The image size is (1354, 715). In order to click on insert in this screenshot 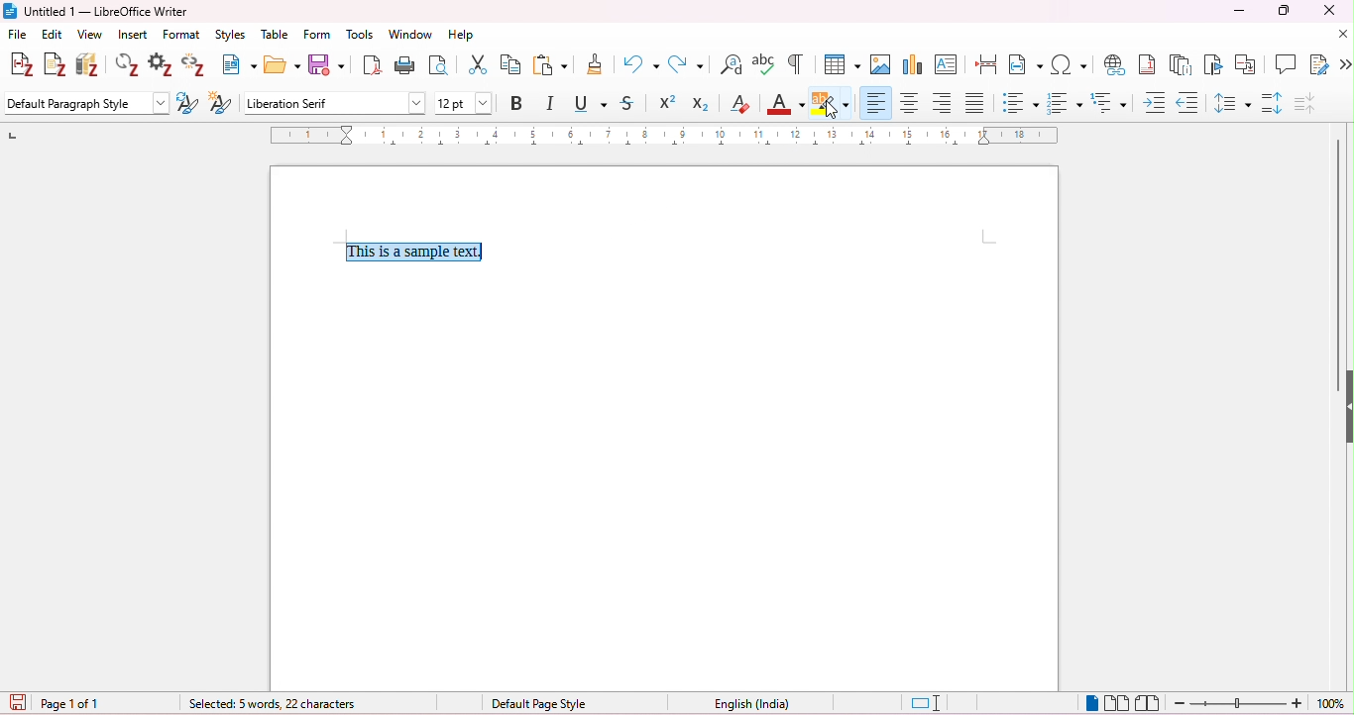, I will do `click(135, 35)`.